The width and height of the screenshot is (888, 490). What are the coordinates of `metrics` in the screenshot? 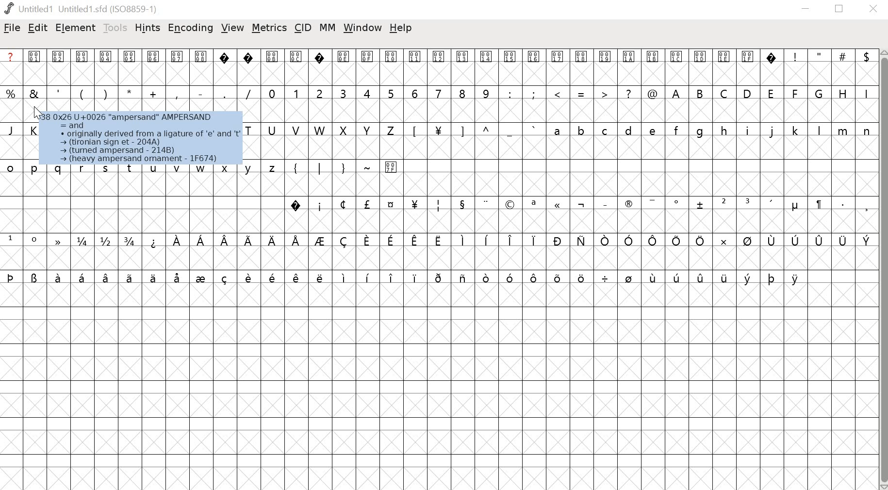 It's located at (269, 28).